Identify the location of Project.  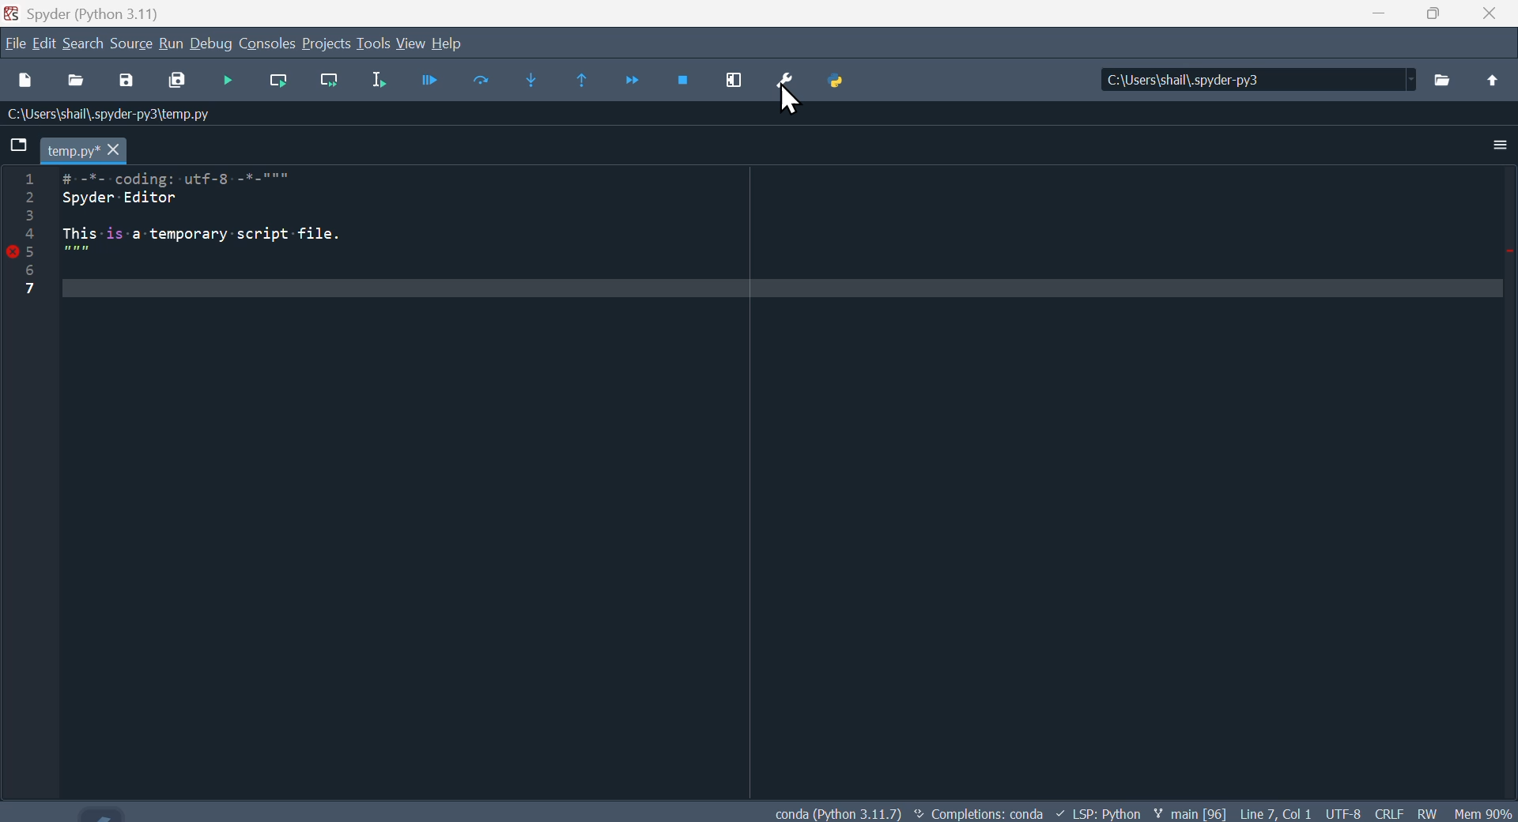
(327, 45).